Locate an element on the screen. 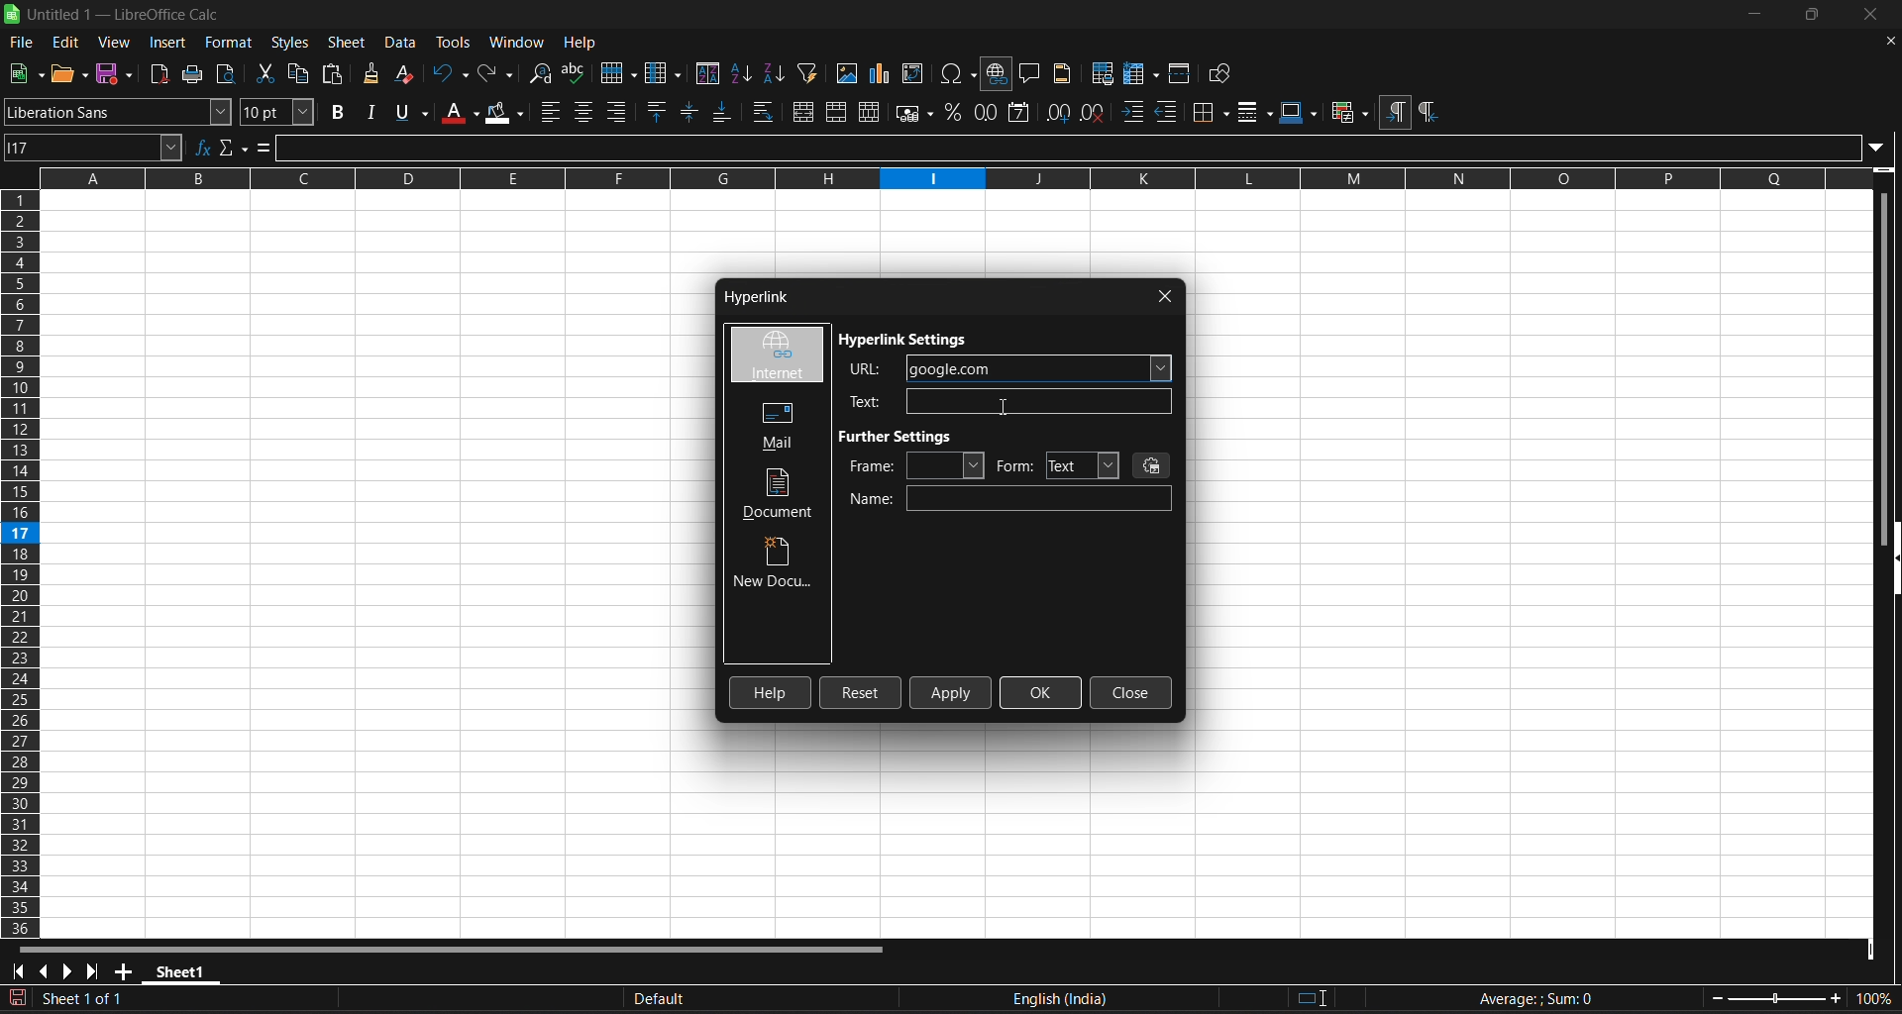  center vertically is located at coordinates (691, 111).